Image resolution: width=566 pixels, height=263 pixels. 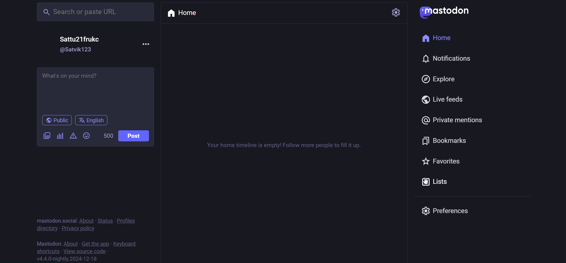 What do you see at coordinates (445, 12) in the screenshot?
I see `logo` at bounding box center [445, 12].